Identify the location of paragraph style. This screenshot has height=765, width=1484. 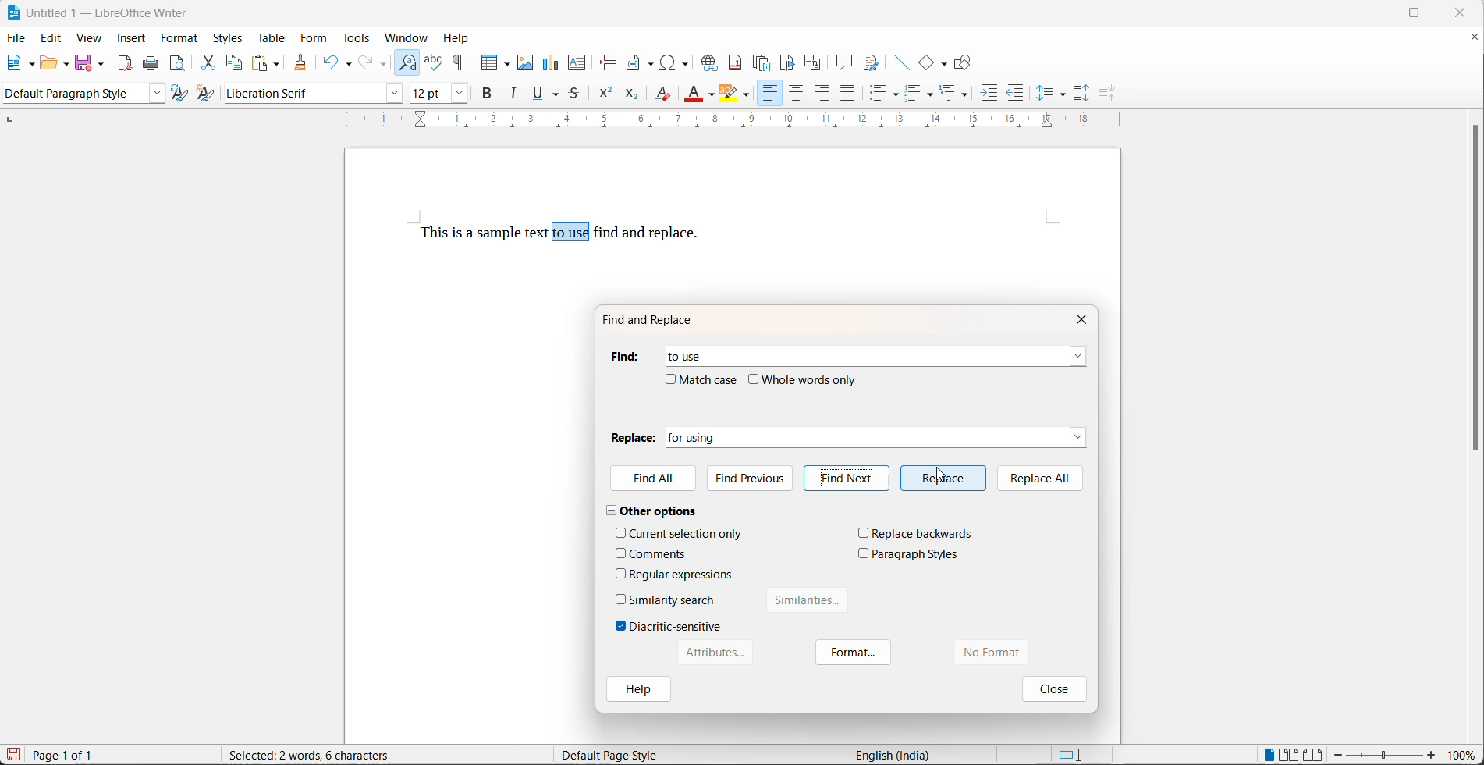
(71, 94).